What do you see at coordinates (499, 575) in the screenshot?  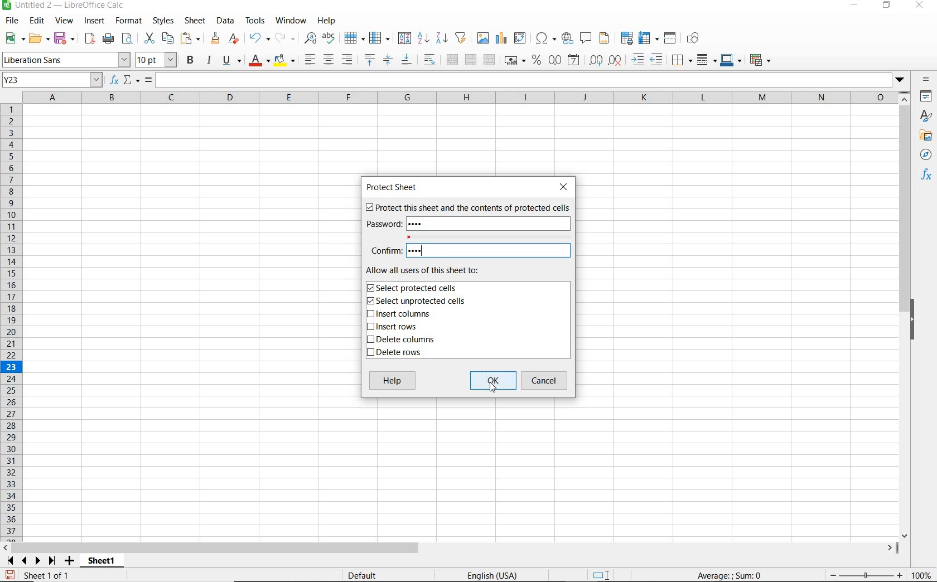 I see `english (USA)` at bounding box center [499, 575].